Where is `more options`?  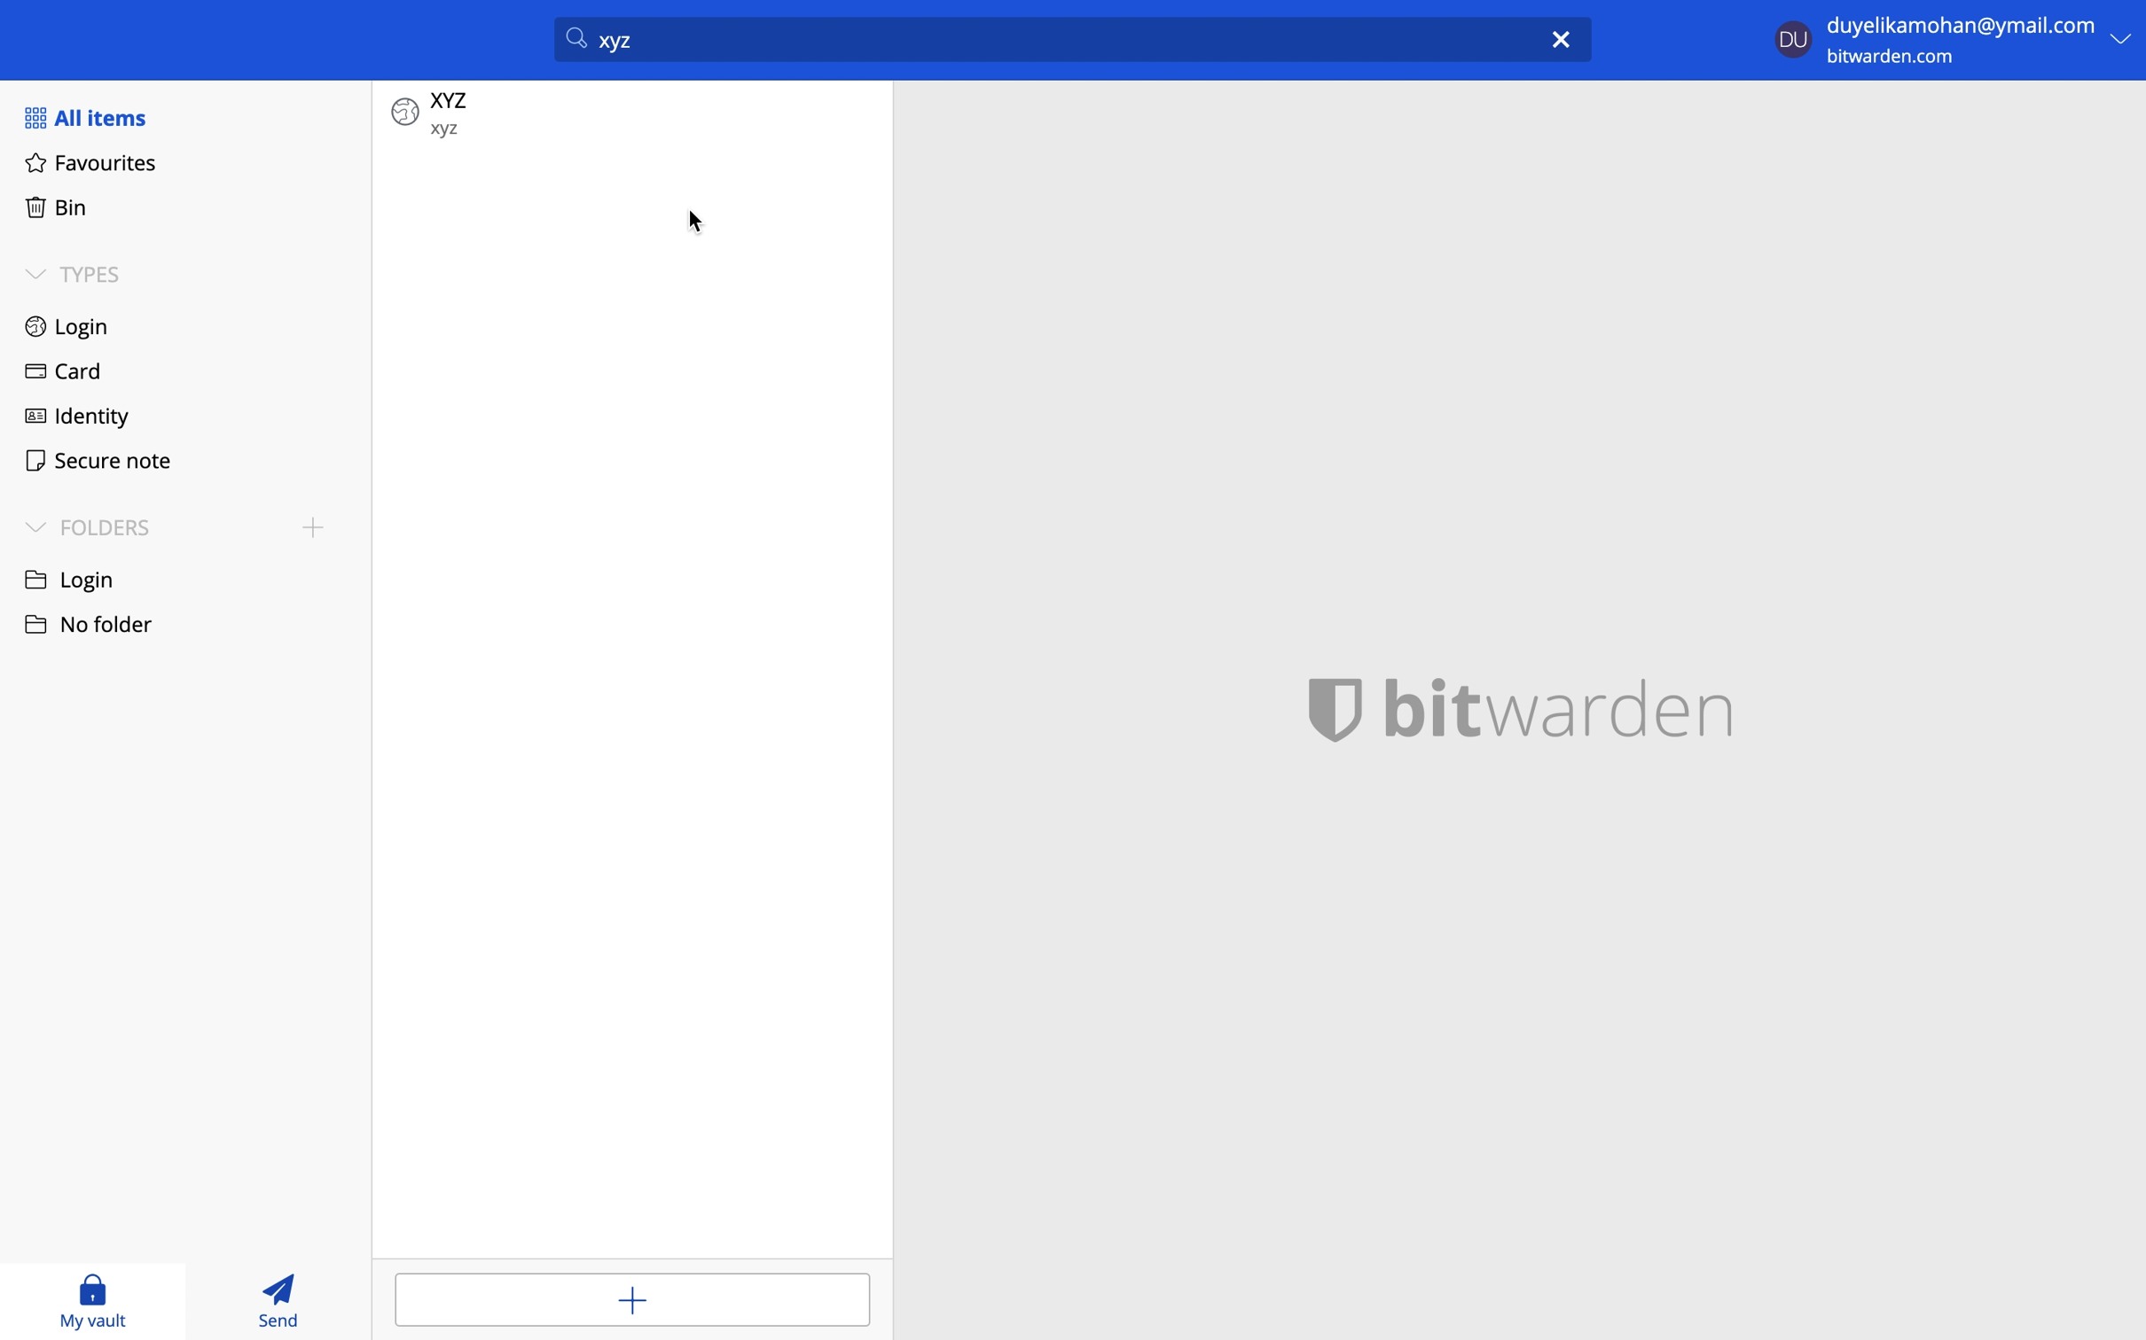
more options is located at coordinates (2123, 40).